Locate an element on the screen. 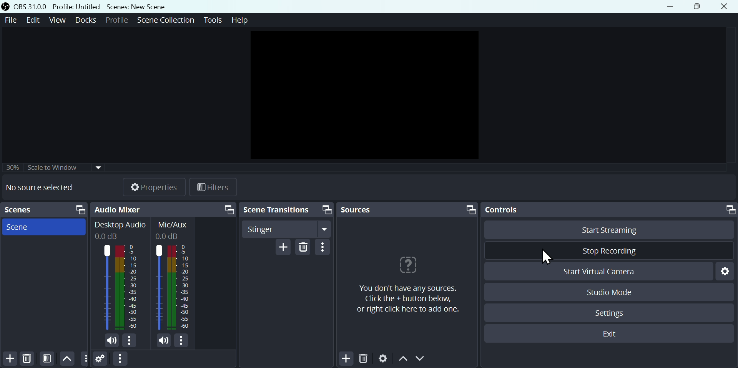  icon is located at coordinates (7, 7).